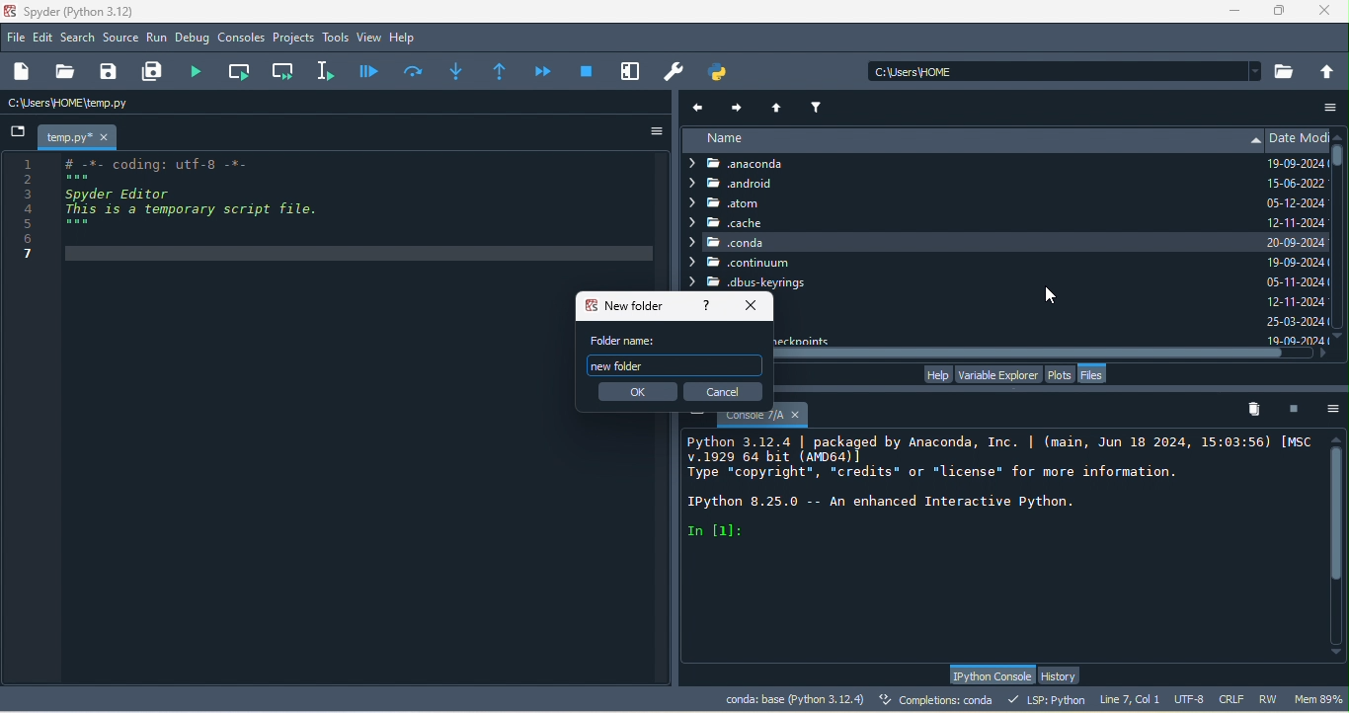 The width and height of the screenshot is (1349, 713). What do you see at coordinates (1233, 14) in the screenshot?
I see `minimize` at bounding box center [1233, 14].